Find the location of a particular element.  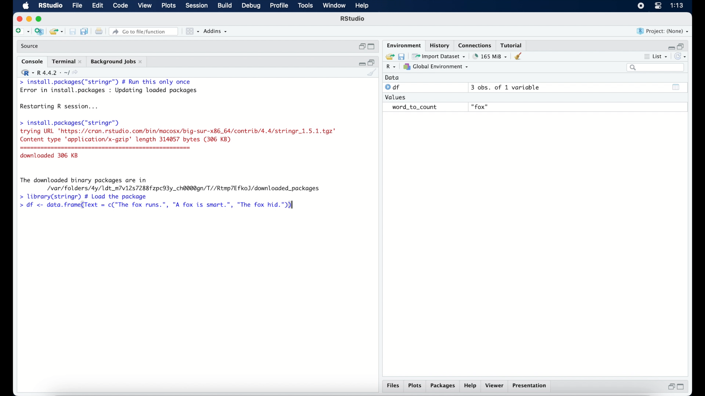

profile is located at coordinates (278, 6).